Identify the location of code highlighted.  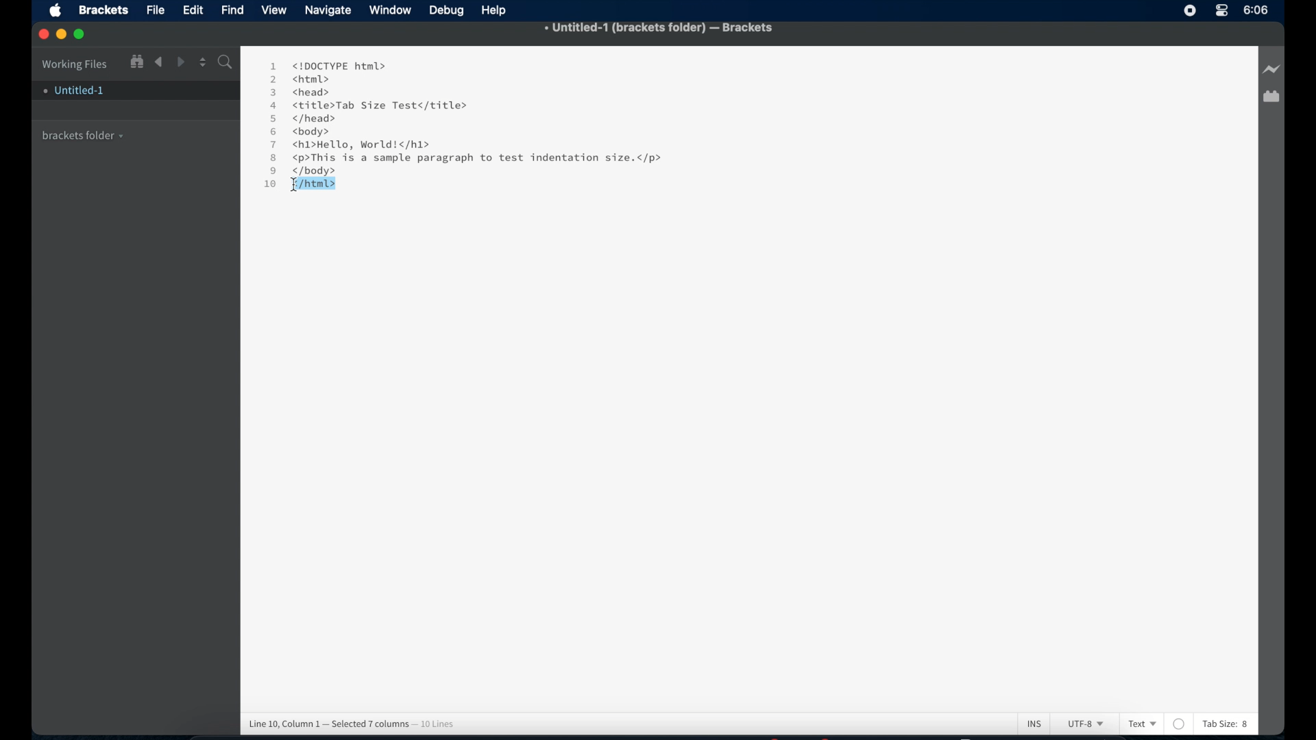
(314, 183).